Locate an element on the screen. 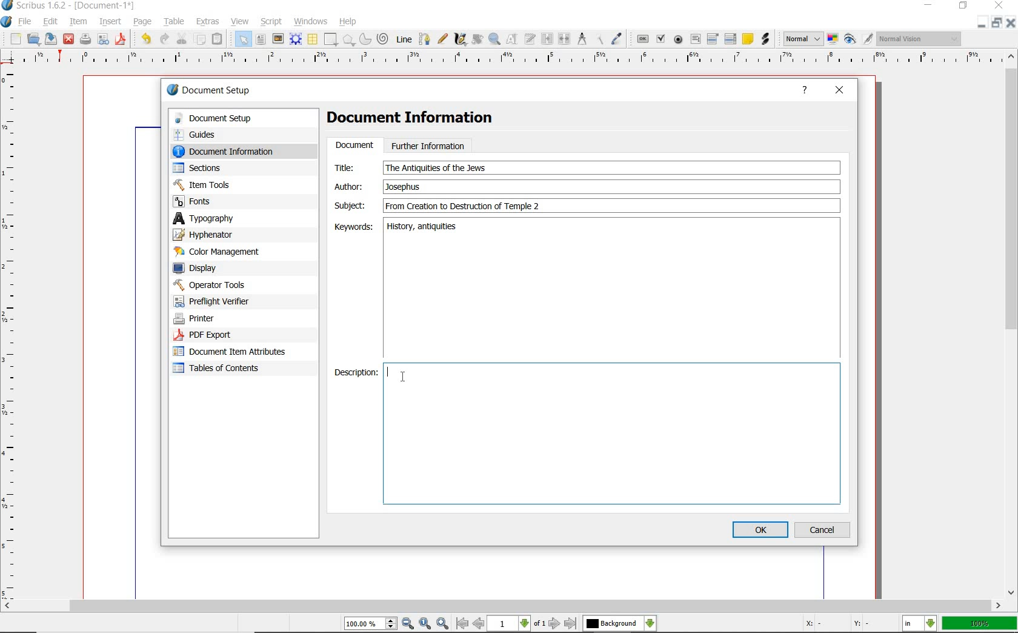  Author Text is located at coordinates (405, 186).